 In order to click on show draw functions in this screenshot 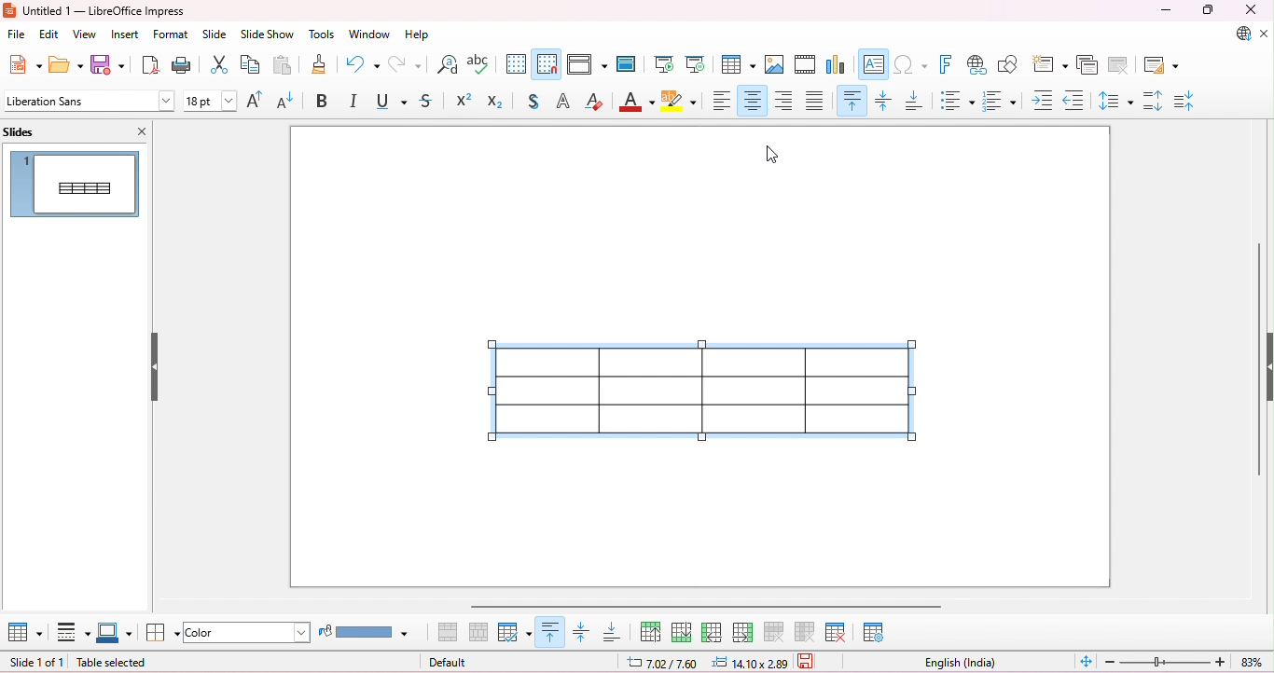, I will do `click(1010, 64)`.